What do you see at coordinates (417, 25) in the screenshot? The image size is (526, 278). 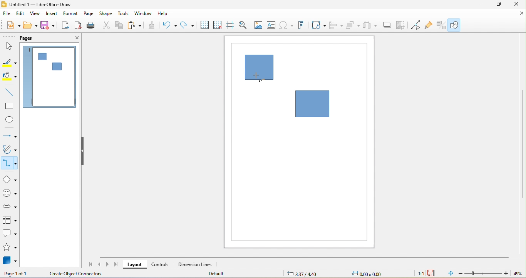 I see `toggle point edit mode` at bounding box center [417, 25].